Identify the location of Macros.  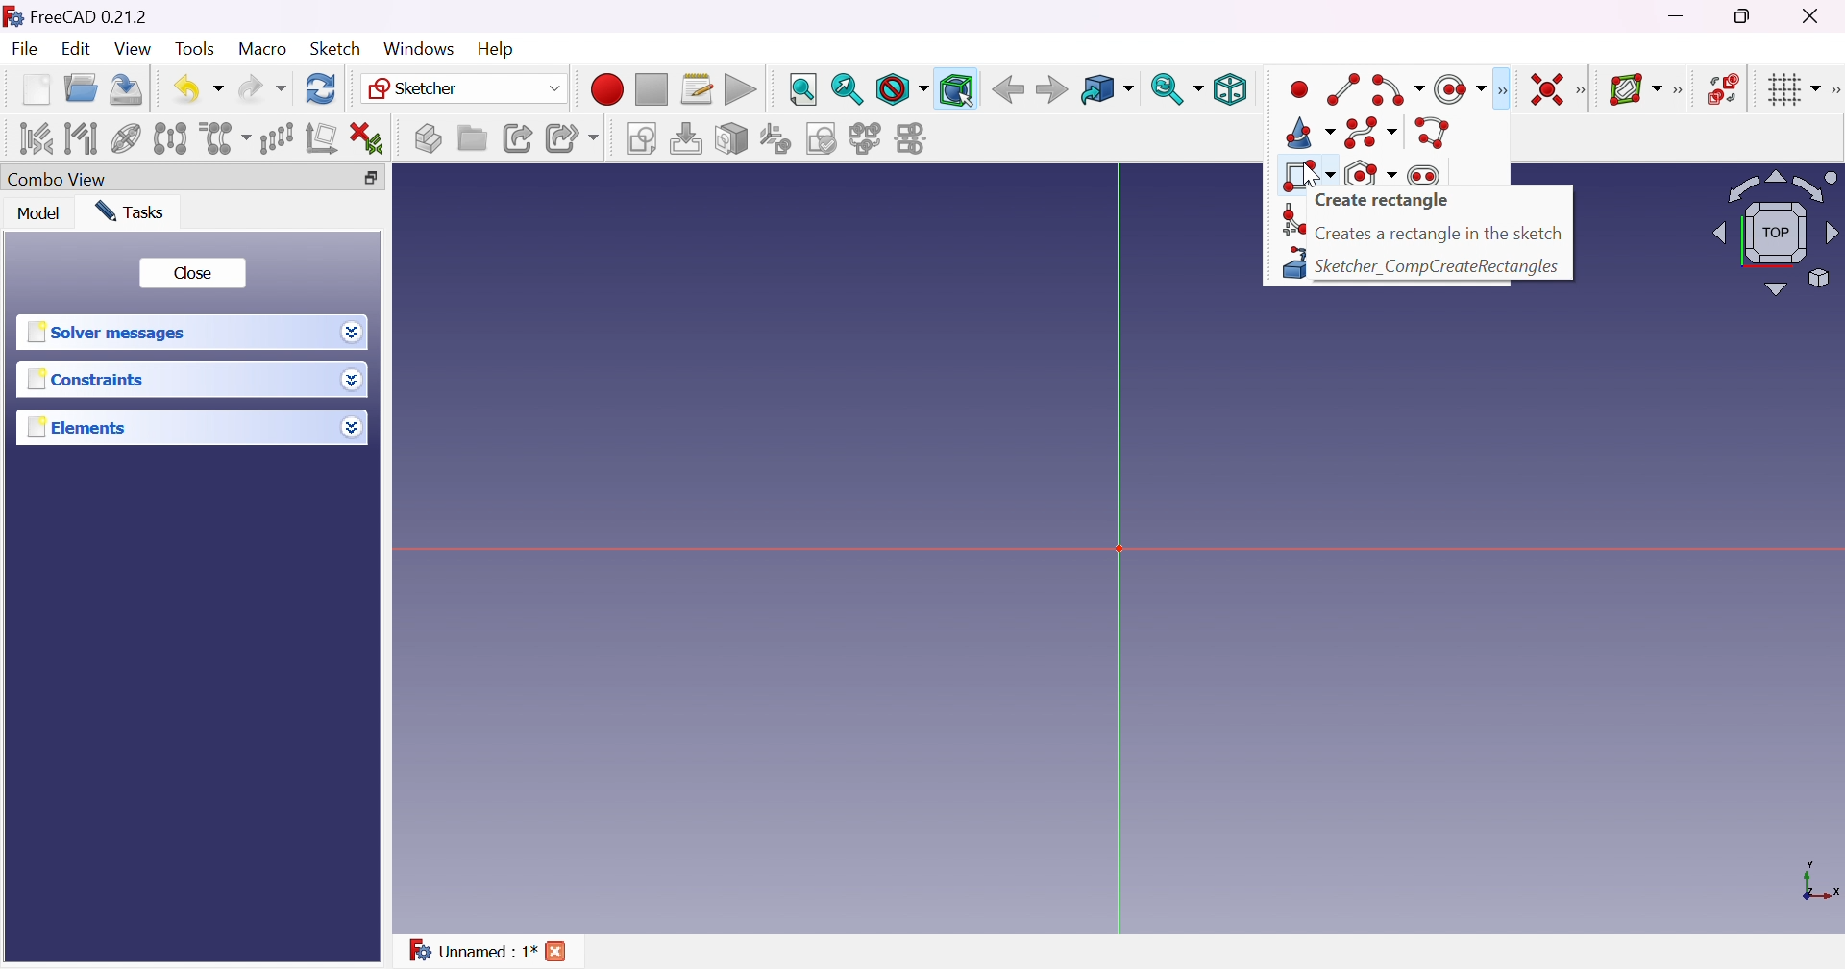
(698, 87).